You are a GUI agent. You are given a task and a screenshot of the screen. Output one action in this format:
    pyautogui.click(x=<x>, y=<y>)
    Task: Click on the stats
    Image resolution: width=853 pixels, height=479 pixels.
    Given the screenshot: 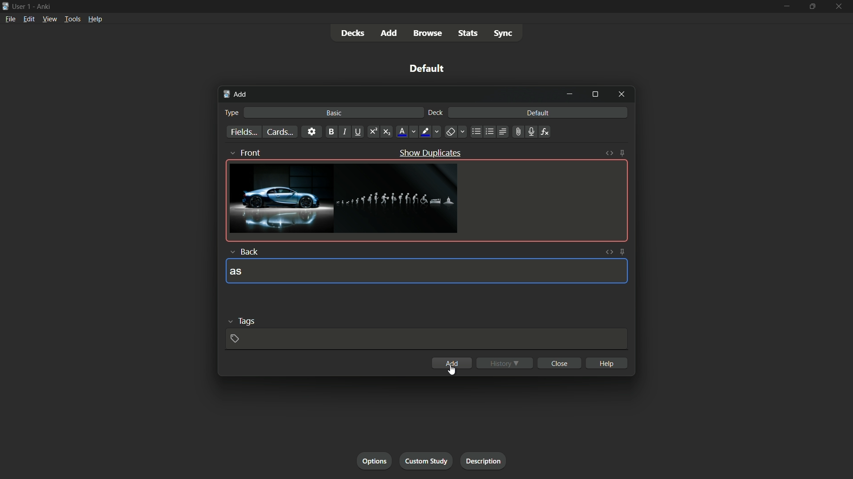 What is the action you would take?
    pyautogui.click(x=468, y=34)
    